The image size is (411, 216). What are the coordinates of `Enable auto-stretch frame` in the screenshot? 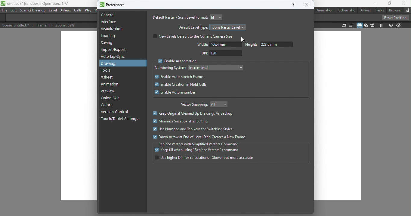 It's located at (180, 77).